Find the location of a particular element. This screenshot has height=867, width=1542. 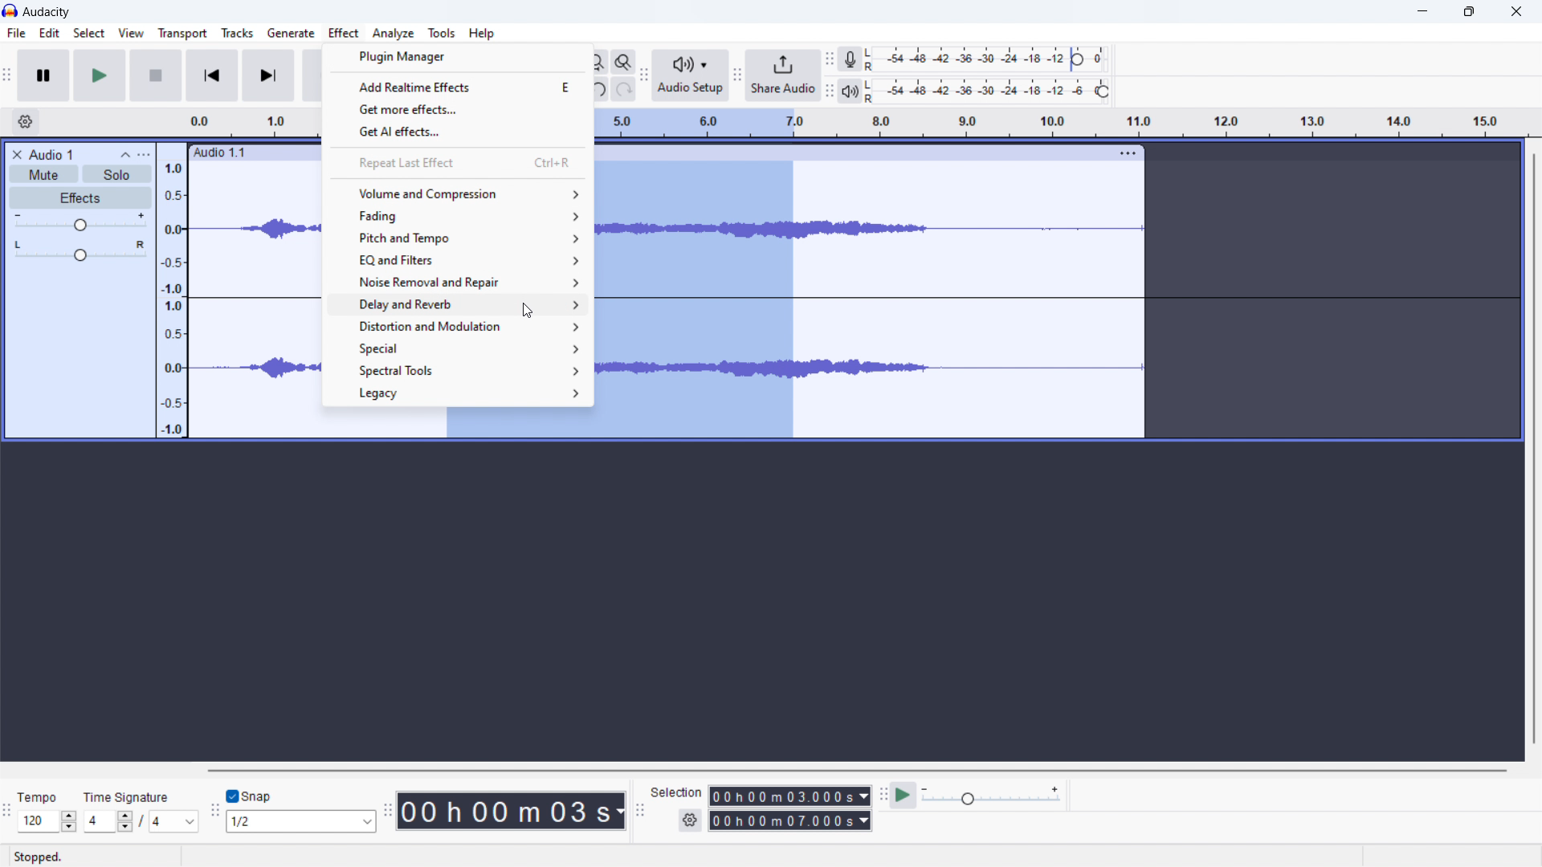

get more effects.. is located at coordinates (455, 105).